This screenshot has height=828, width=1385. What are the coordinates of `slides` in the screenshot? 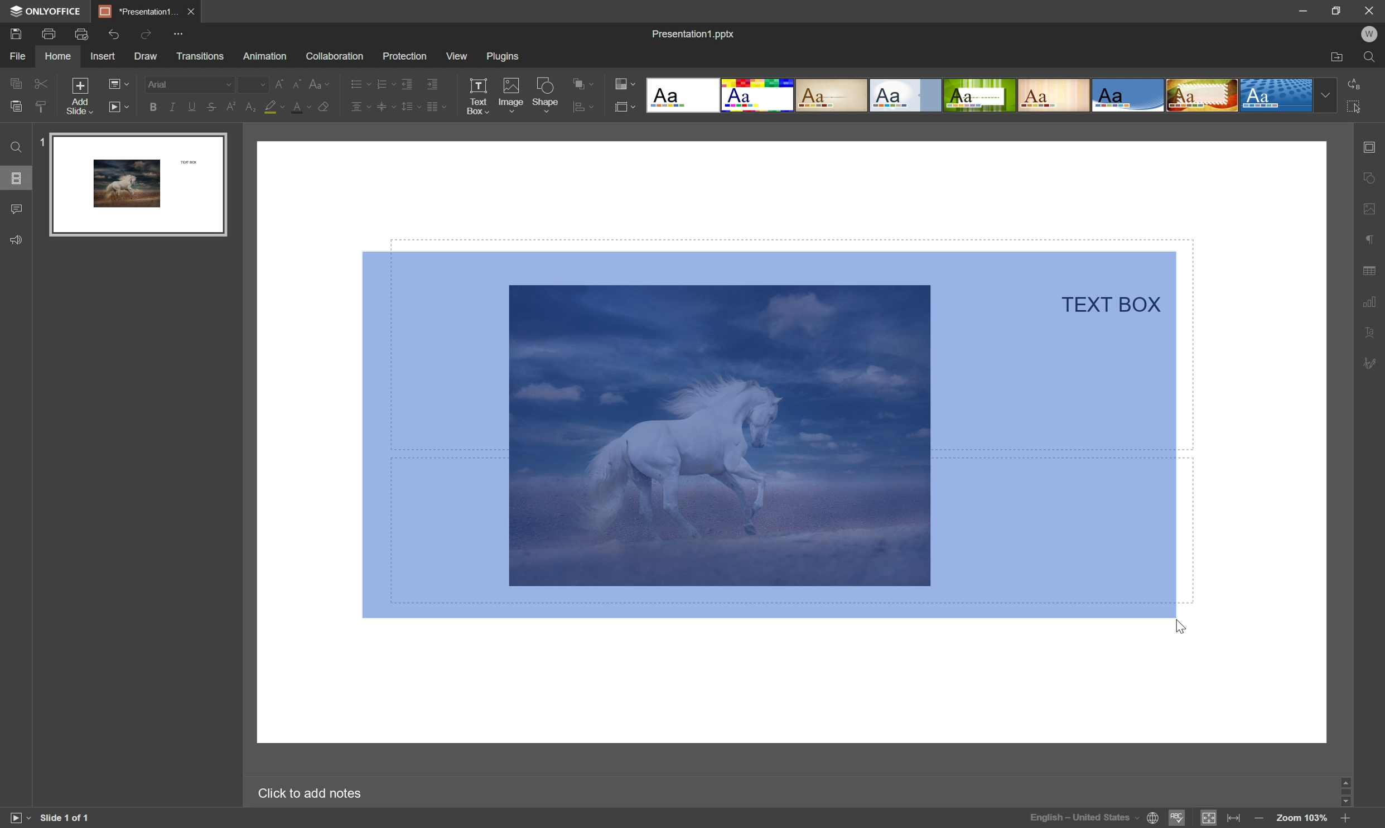 It's located at (17, 179).